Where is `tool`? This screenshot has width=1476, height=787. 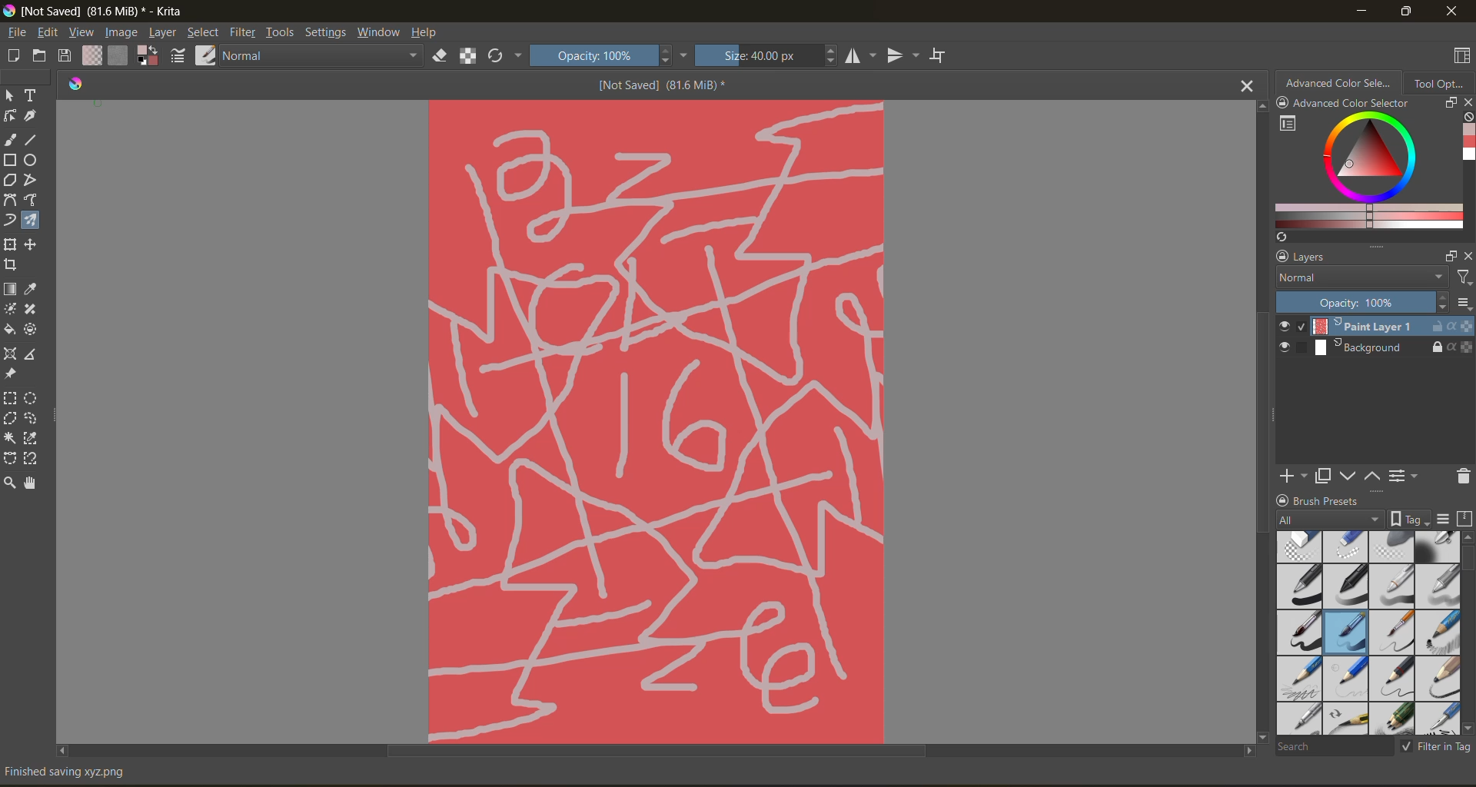
tool is located at coordinates (32, 179).